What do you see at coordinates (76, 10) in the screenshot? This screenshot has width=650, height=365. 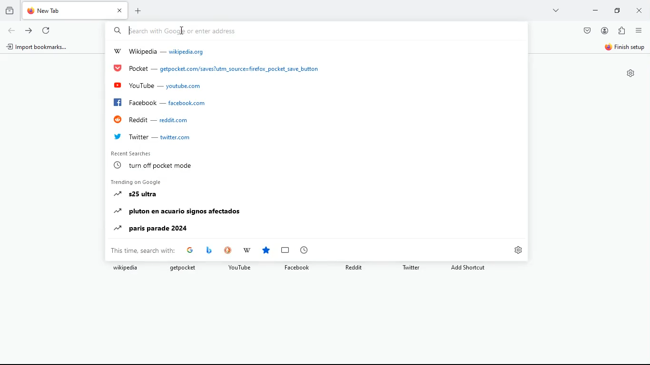 I see `tab` at bounding box center [76, 10].